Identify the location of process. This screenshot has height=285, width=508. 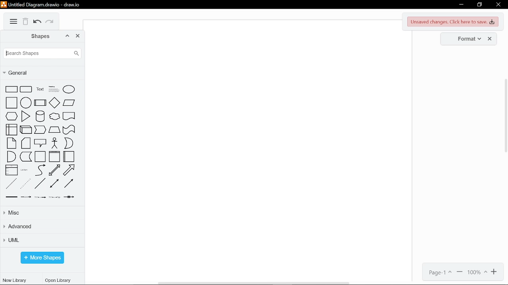
(40, 103).